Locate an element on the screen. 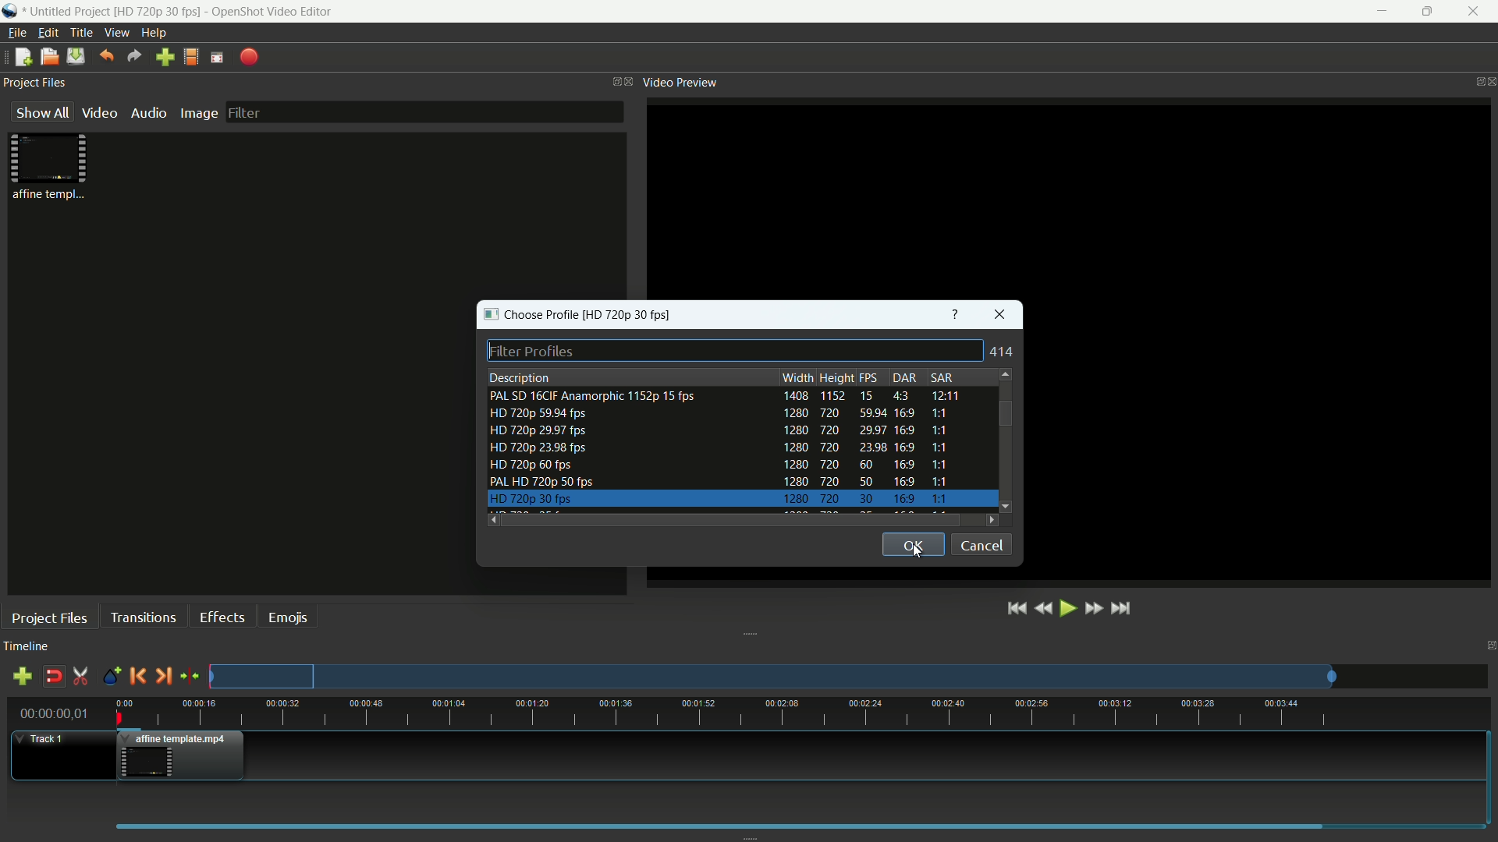 The width and height of the screenshot is (1498, 842). export is located at coordinates (248, 58).